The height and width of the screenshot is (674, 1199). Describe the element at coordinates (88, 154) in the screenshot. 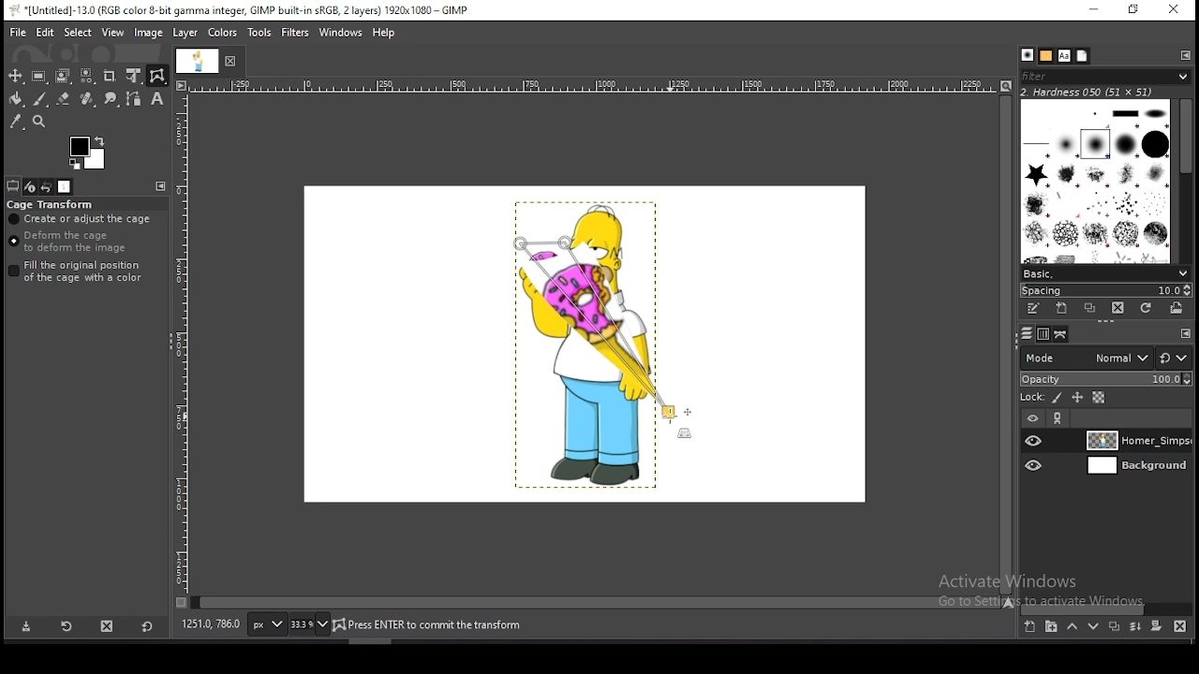

I see `colors` at that location.